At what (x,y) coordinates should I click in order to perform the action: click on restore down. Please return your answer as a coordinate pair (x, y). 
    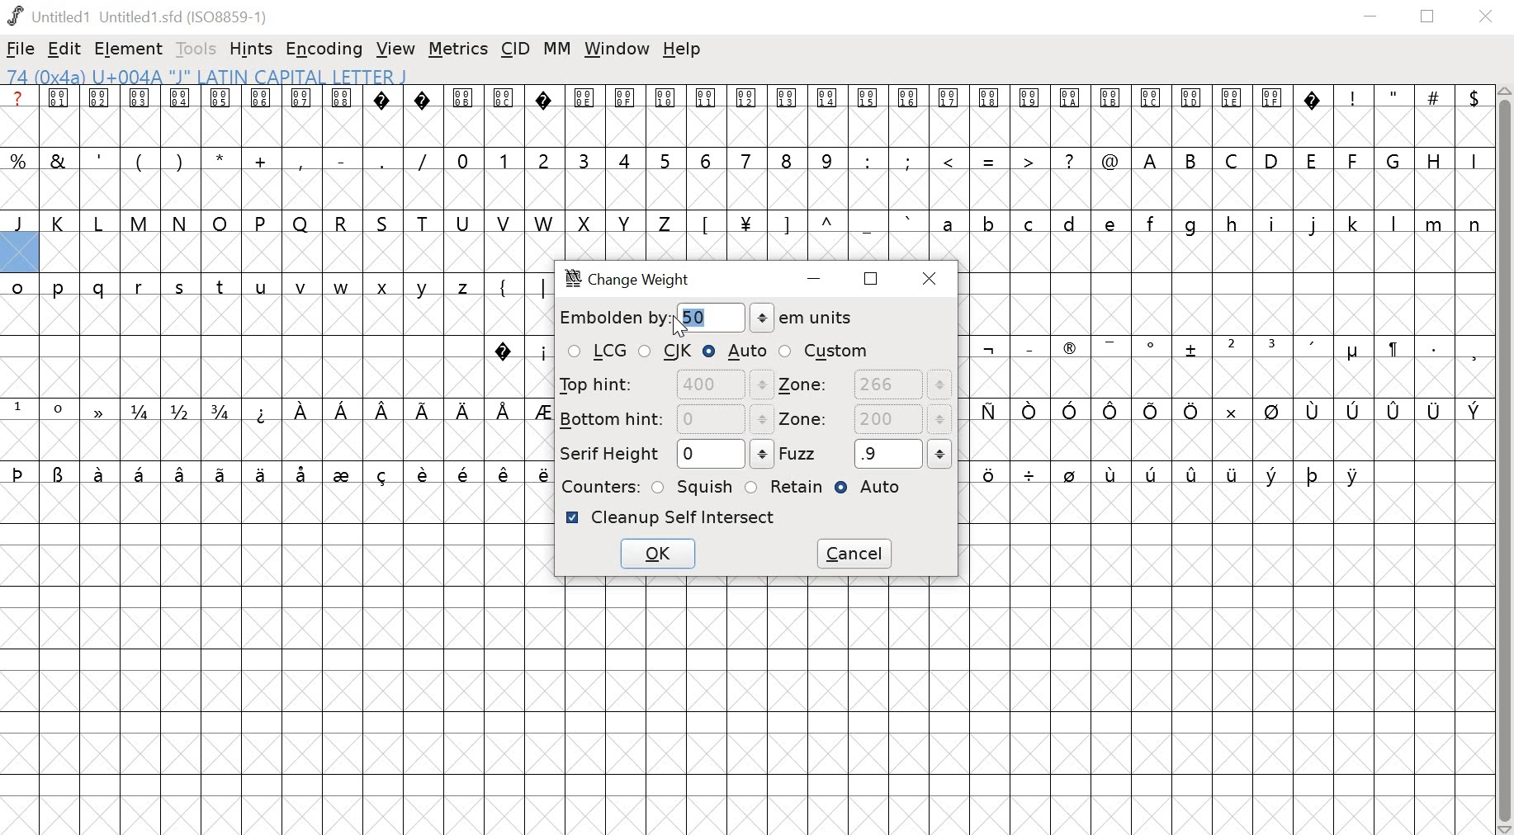
    Looking at the image, I should click on (872, 278).